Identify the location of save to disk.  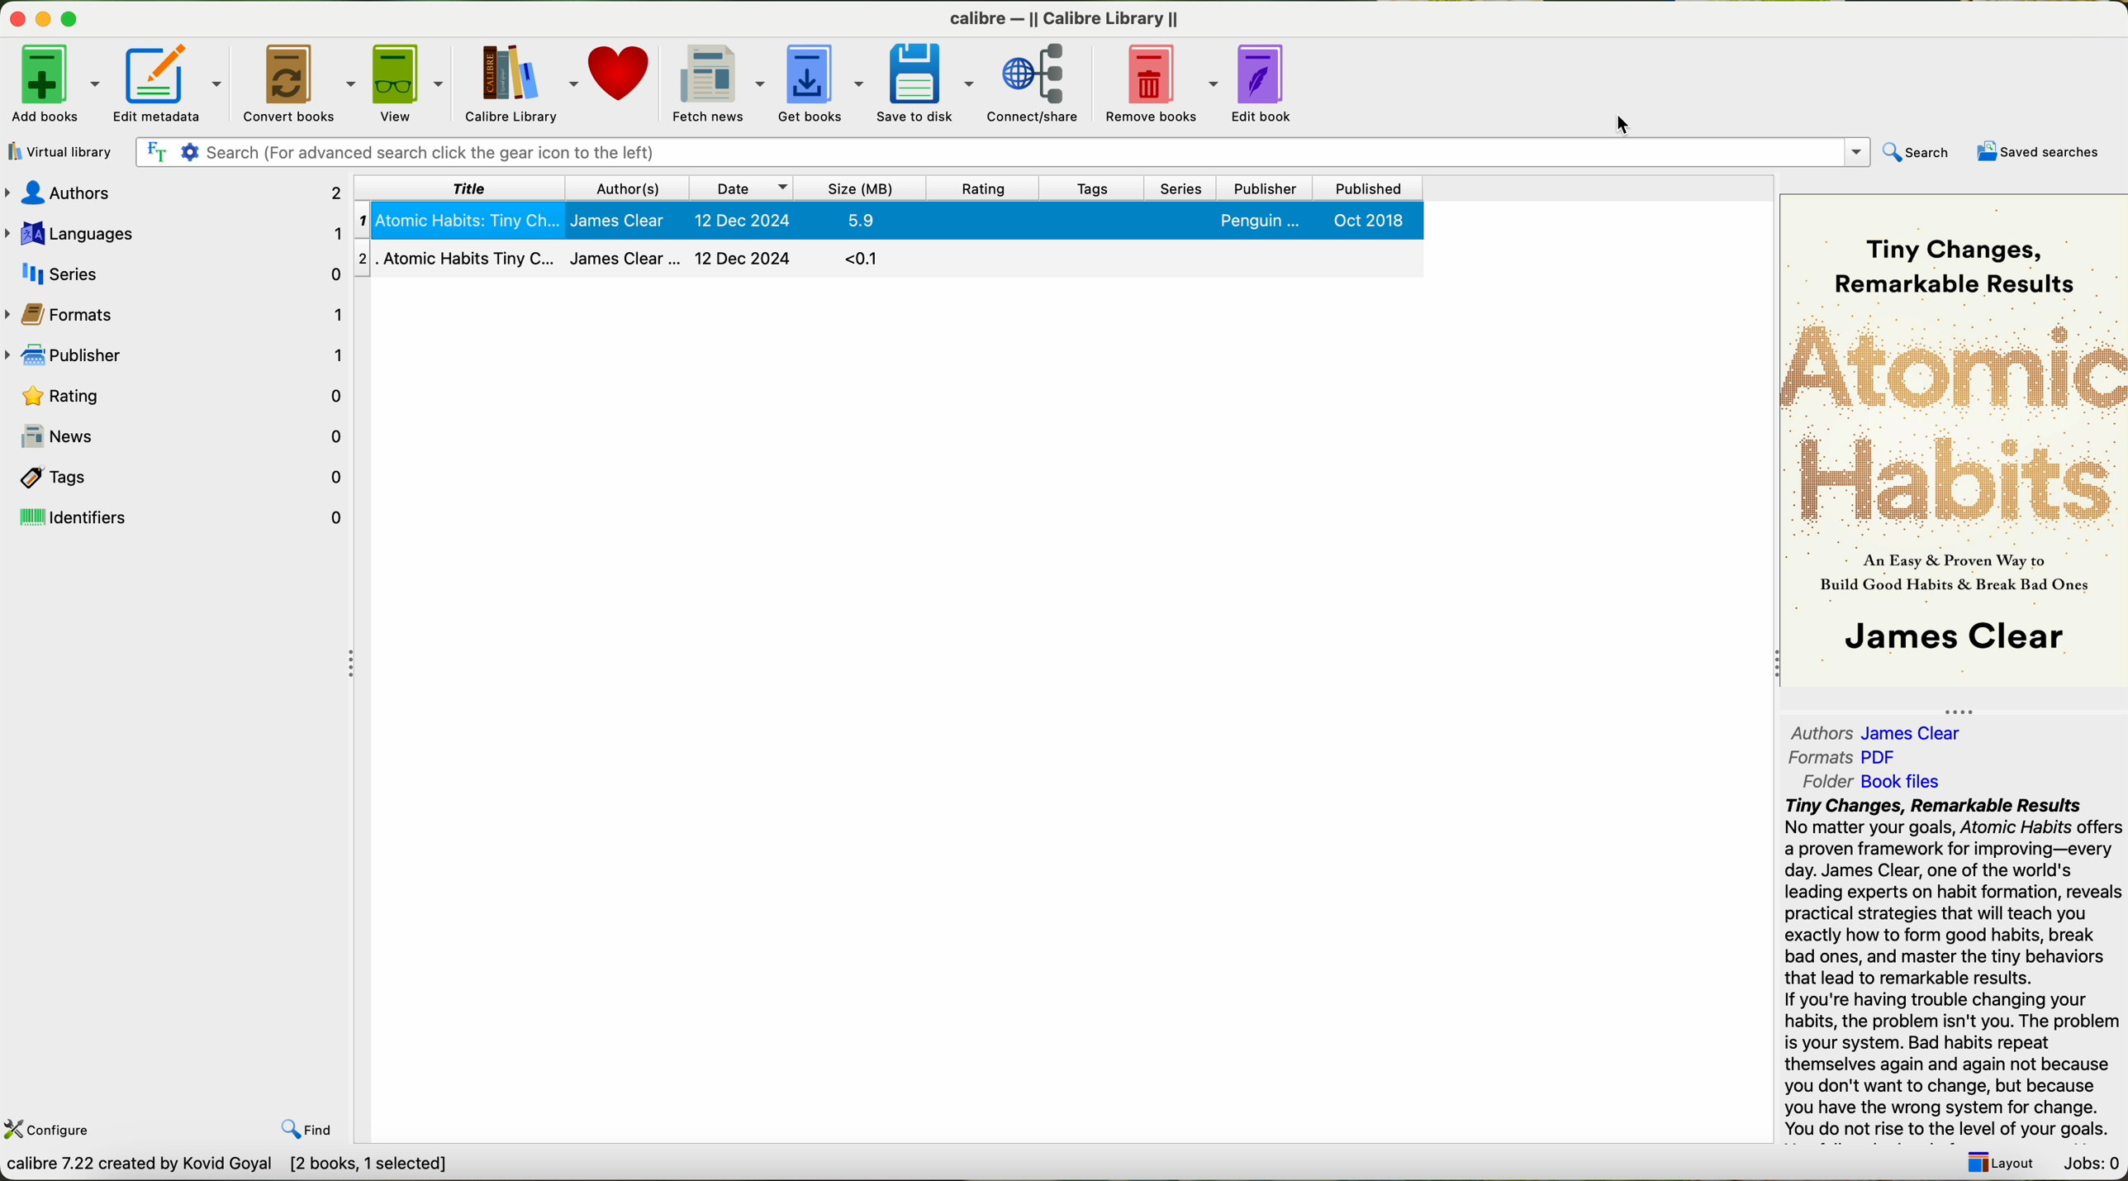
(922, 84).